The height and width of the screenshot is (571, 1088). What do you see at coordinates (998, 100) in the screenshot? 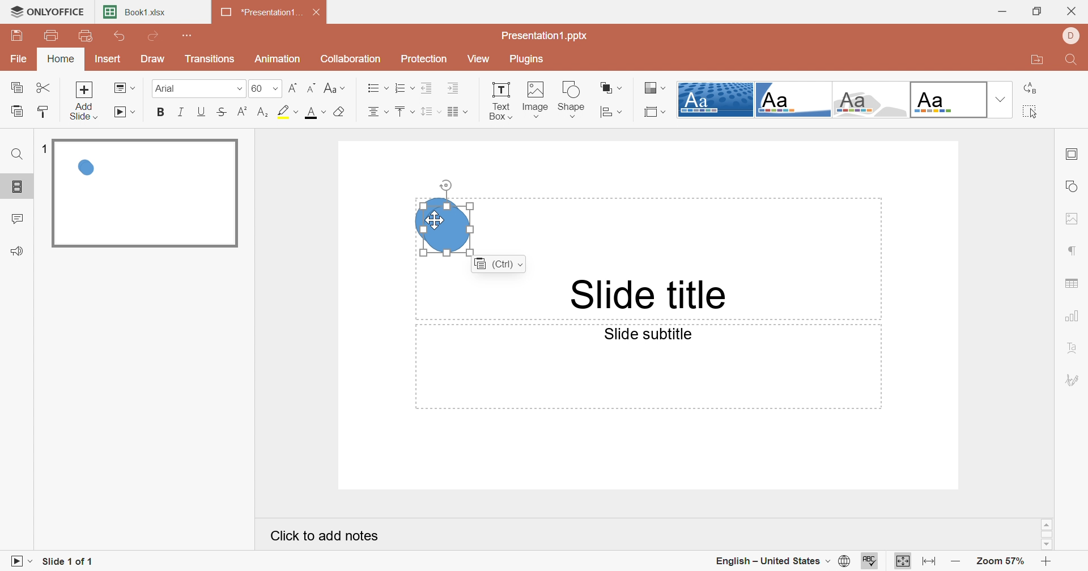
I see `Drop down` at bounding box center [998, 100].